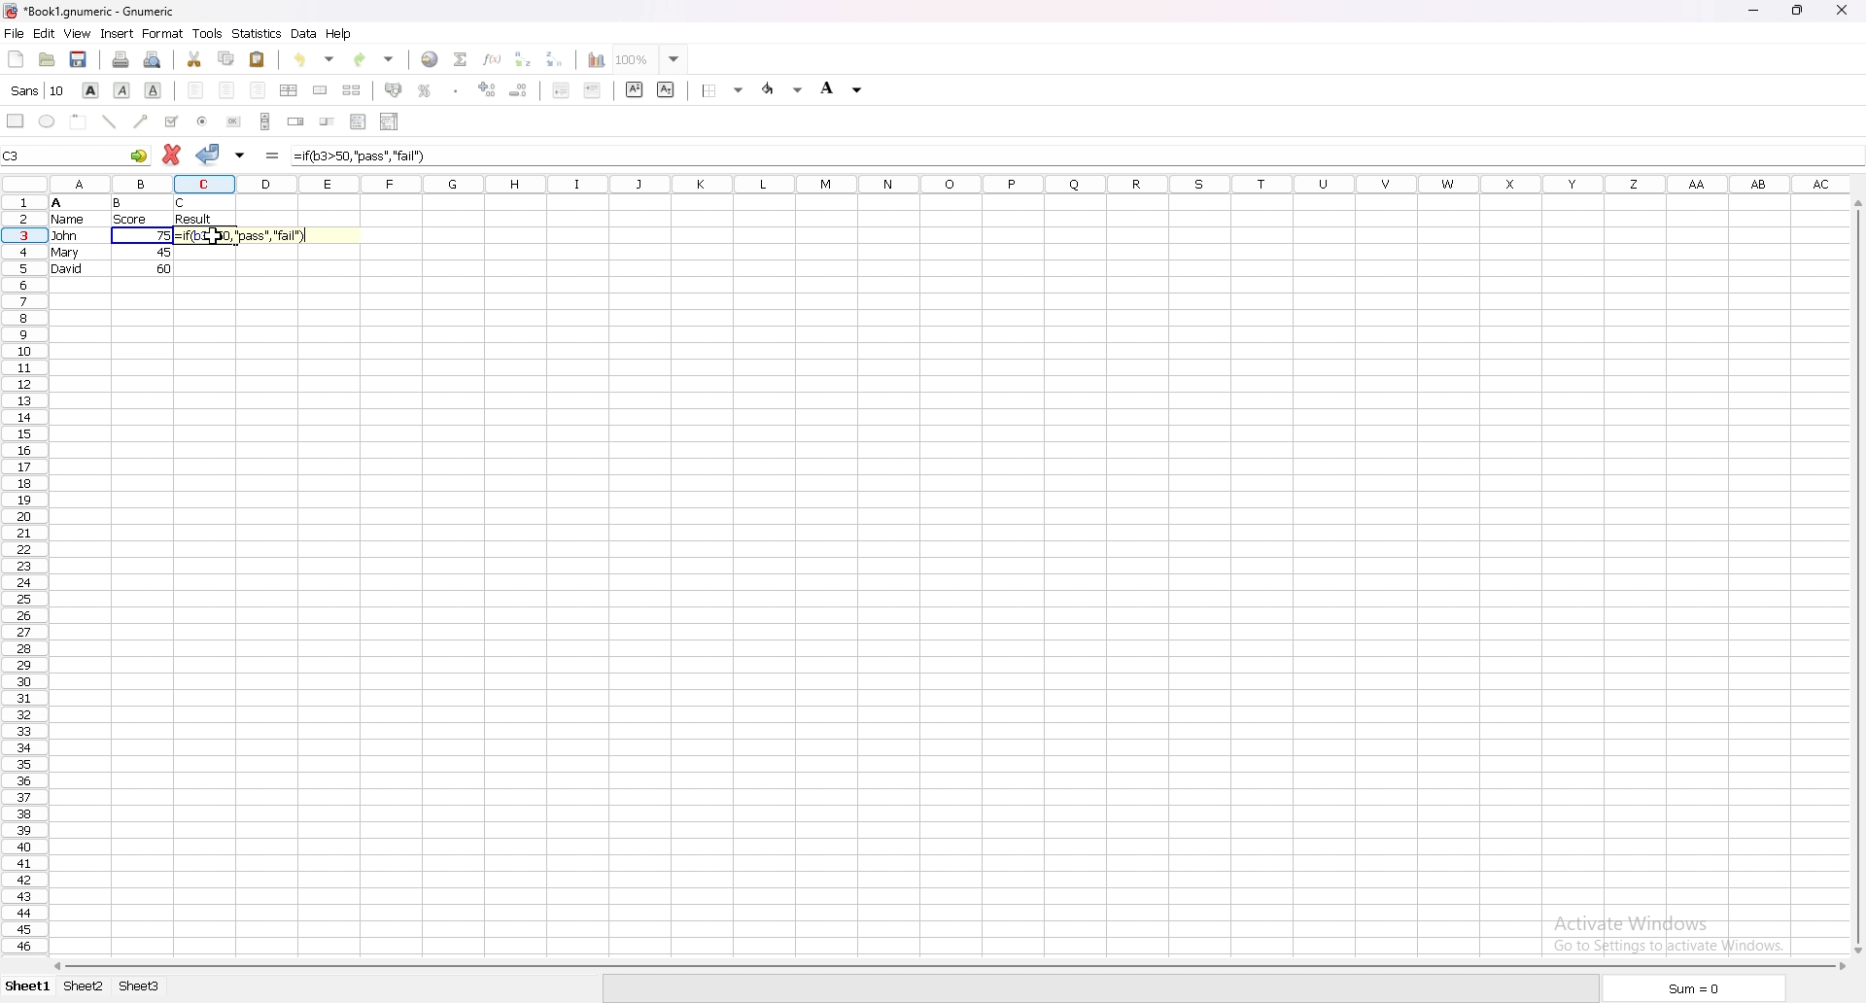 Image resolution: width=1866 pixels, height=1003 pixels. I want to click on button, so click(234, 121).